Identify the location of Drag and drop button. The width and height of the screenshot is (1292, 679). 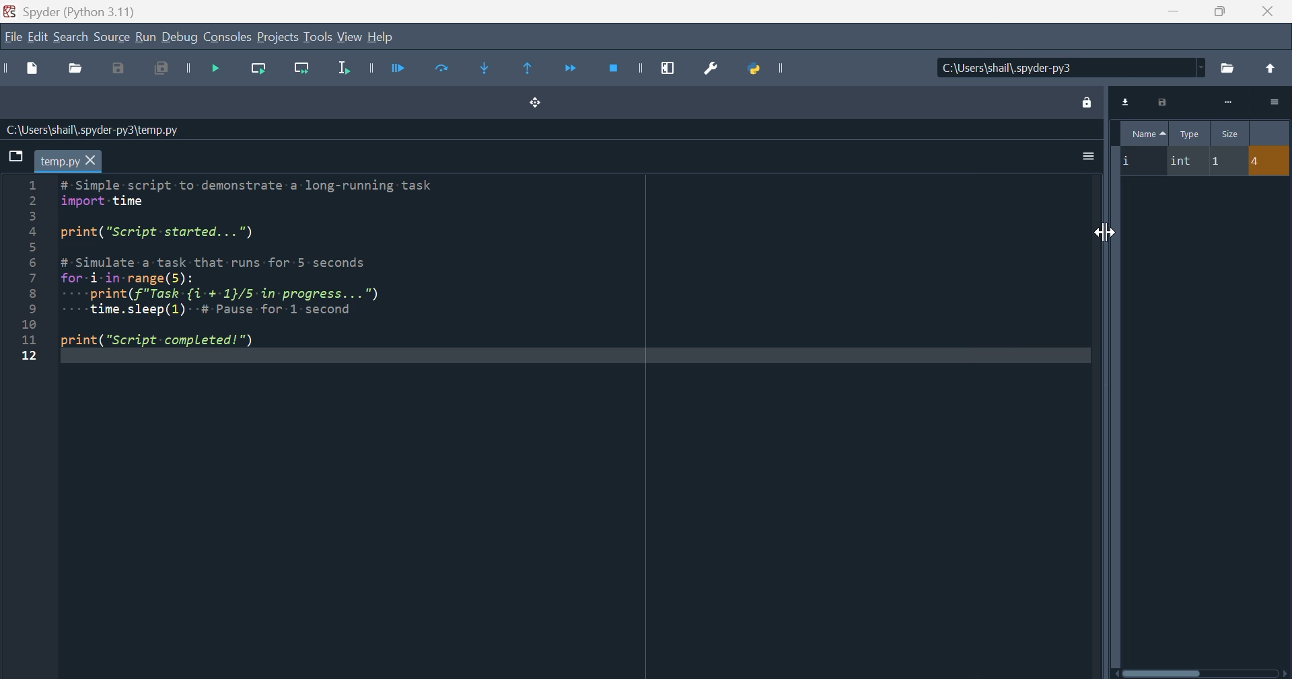
(534, 102).